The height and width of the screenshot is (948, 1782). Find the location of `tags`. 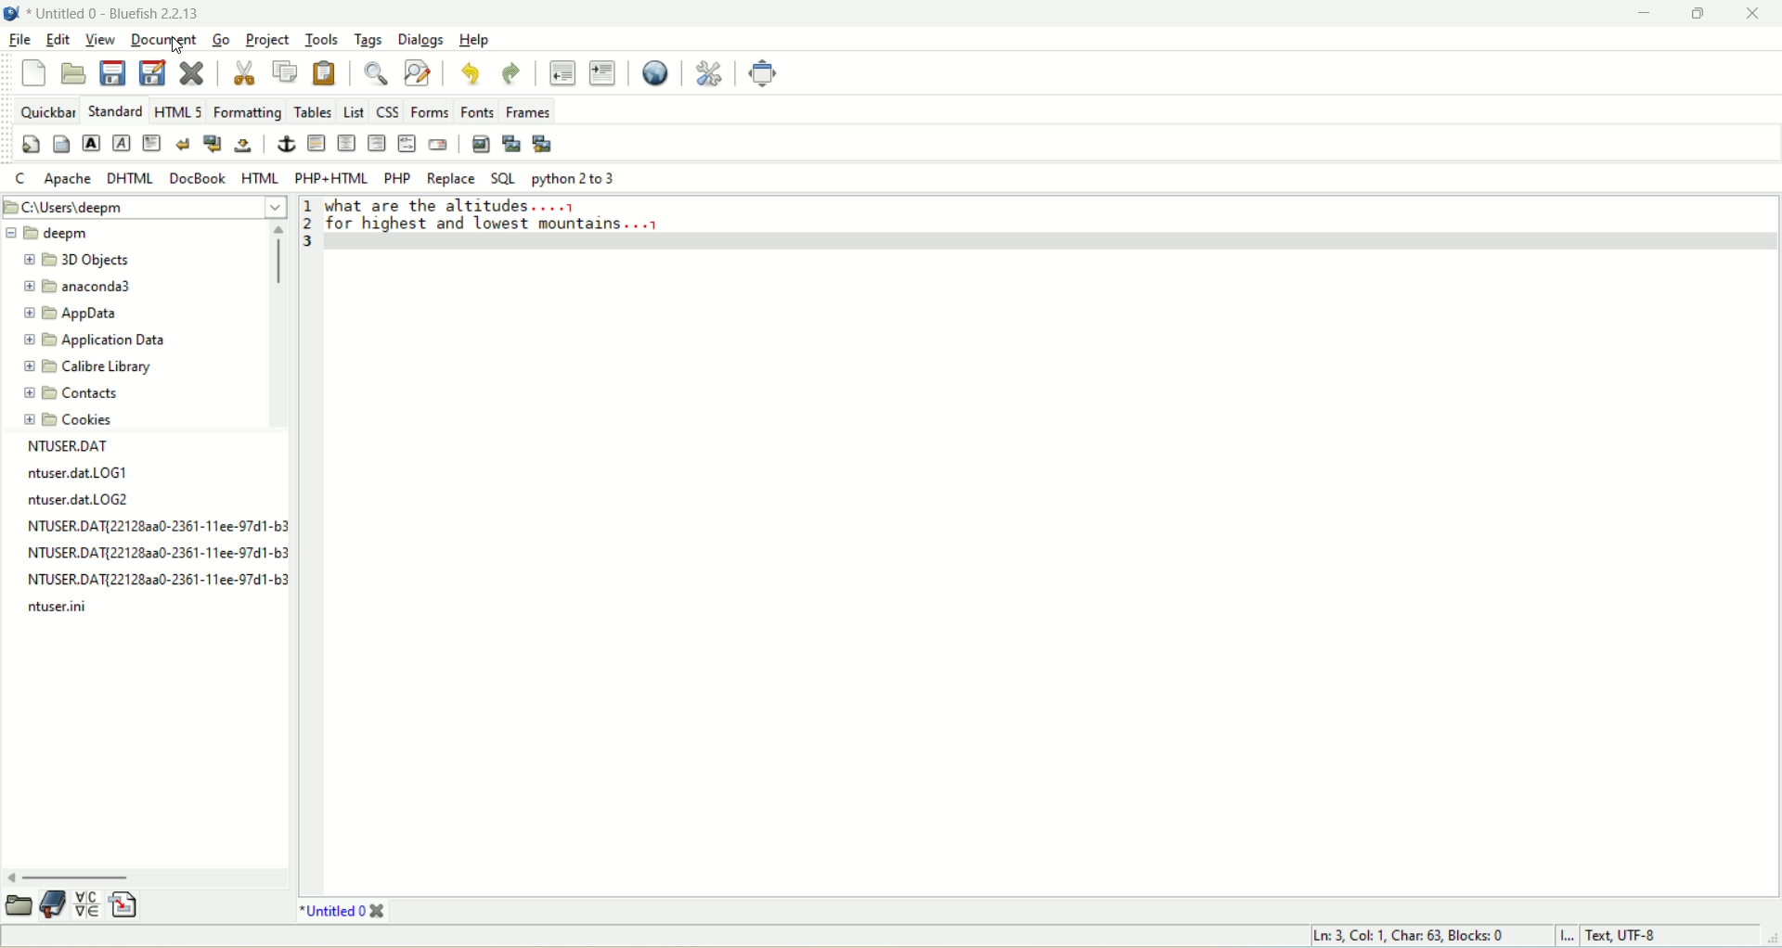

tags is located at coordinates (371, 40).